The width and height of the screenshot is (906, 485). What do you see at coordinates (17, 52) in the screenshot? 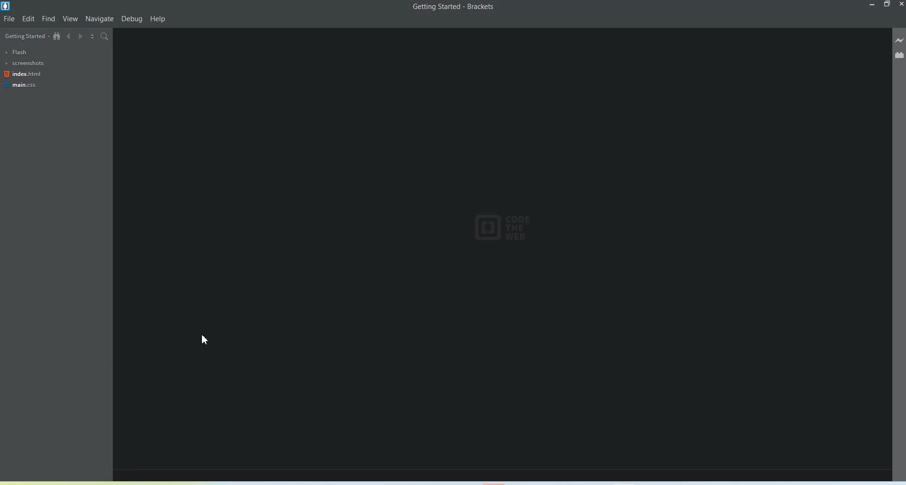
I see `Flash` at bounding box center [17, 52].